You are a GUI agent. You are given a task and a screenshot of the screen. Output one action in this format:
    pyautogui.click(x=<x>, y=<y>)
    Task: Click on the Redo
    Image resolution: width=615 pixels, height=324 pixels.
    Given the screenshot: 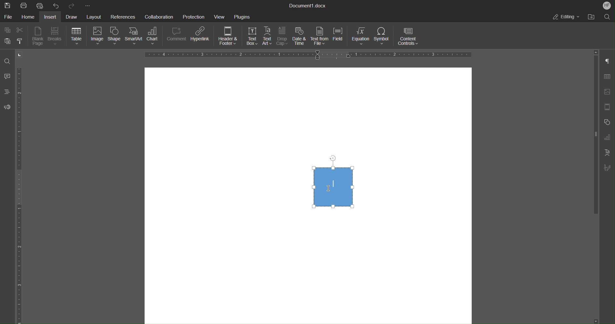 What is the action you would take?
    pyautogui.click(x=72, y=5)
    